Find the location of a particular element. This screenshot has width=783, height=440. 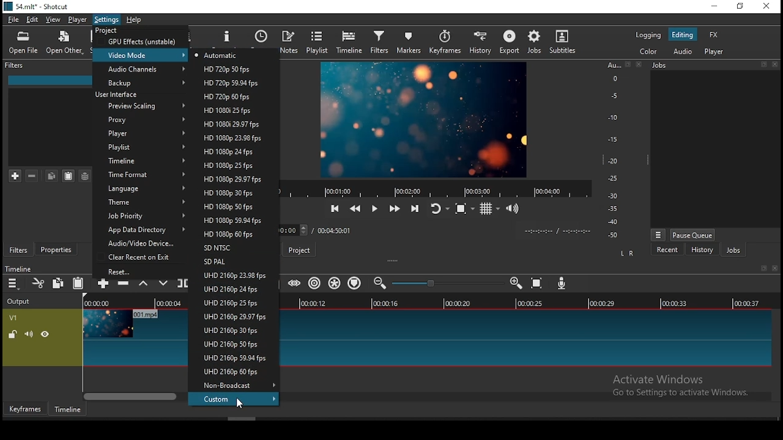

timeline menu is located at coordinates (15, 284).